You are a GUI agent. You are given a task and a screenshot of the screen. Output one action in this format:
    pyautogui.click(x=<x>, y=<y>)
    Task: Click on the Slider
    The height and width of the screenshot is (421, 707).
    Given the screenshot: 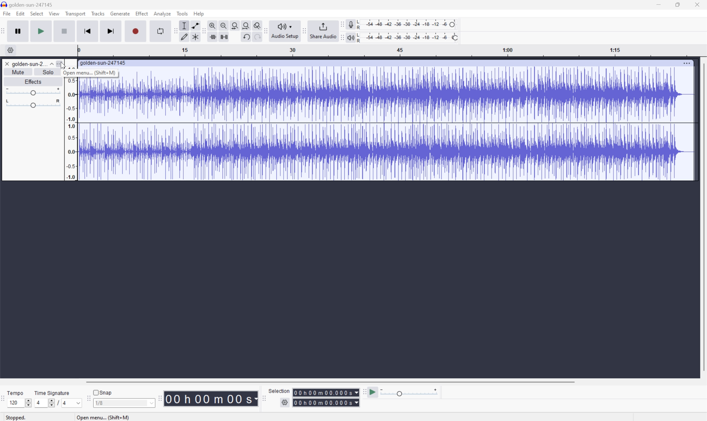 What is the action you would take?
    pyautogui.click(x=33, y=104)
    